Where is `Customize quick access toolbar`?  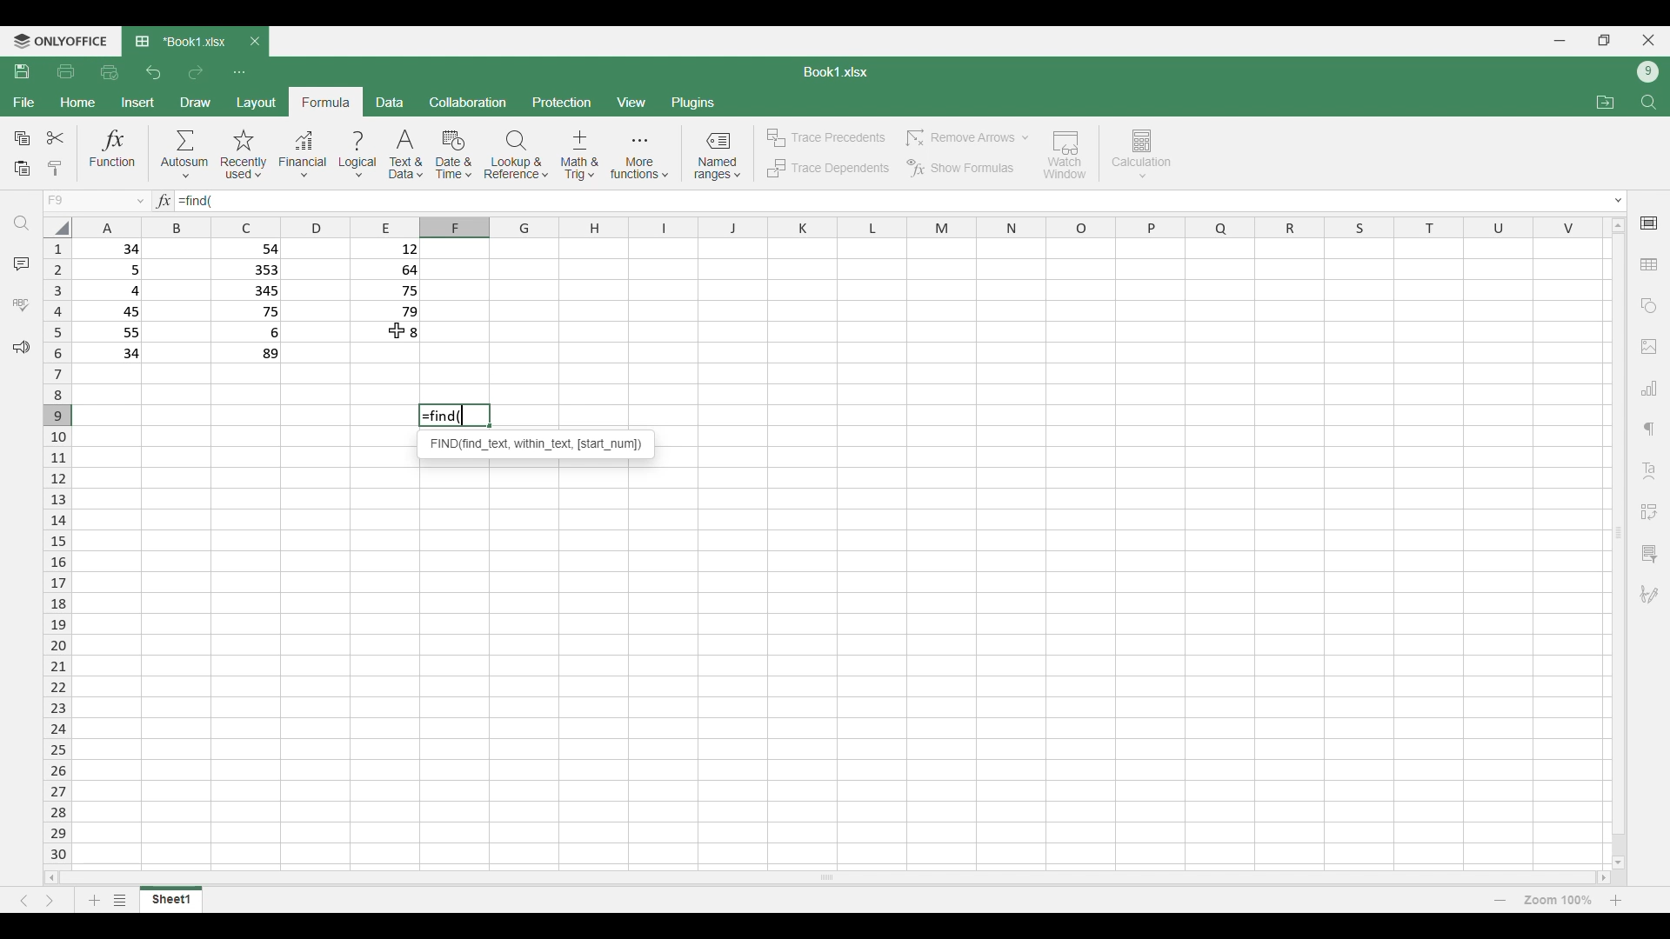
Customize quick access toolbar is located at coordinates (239, 73).